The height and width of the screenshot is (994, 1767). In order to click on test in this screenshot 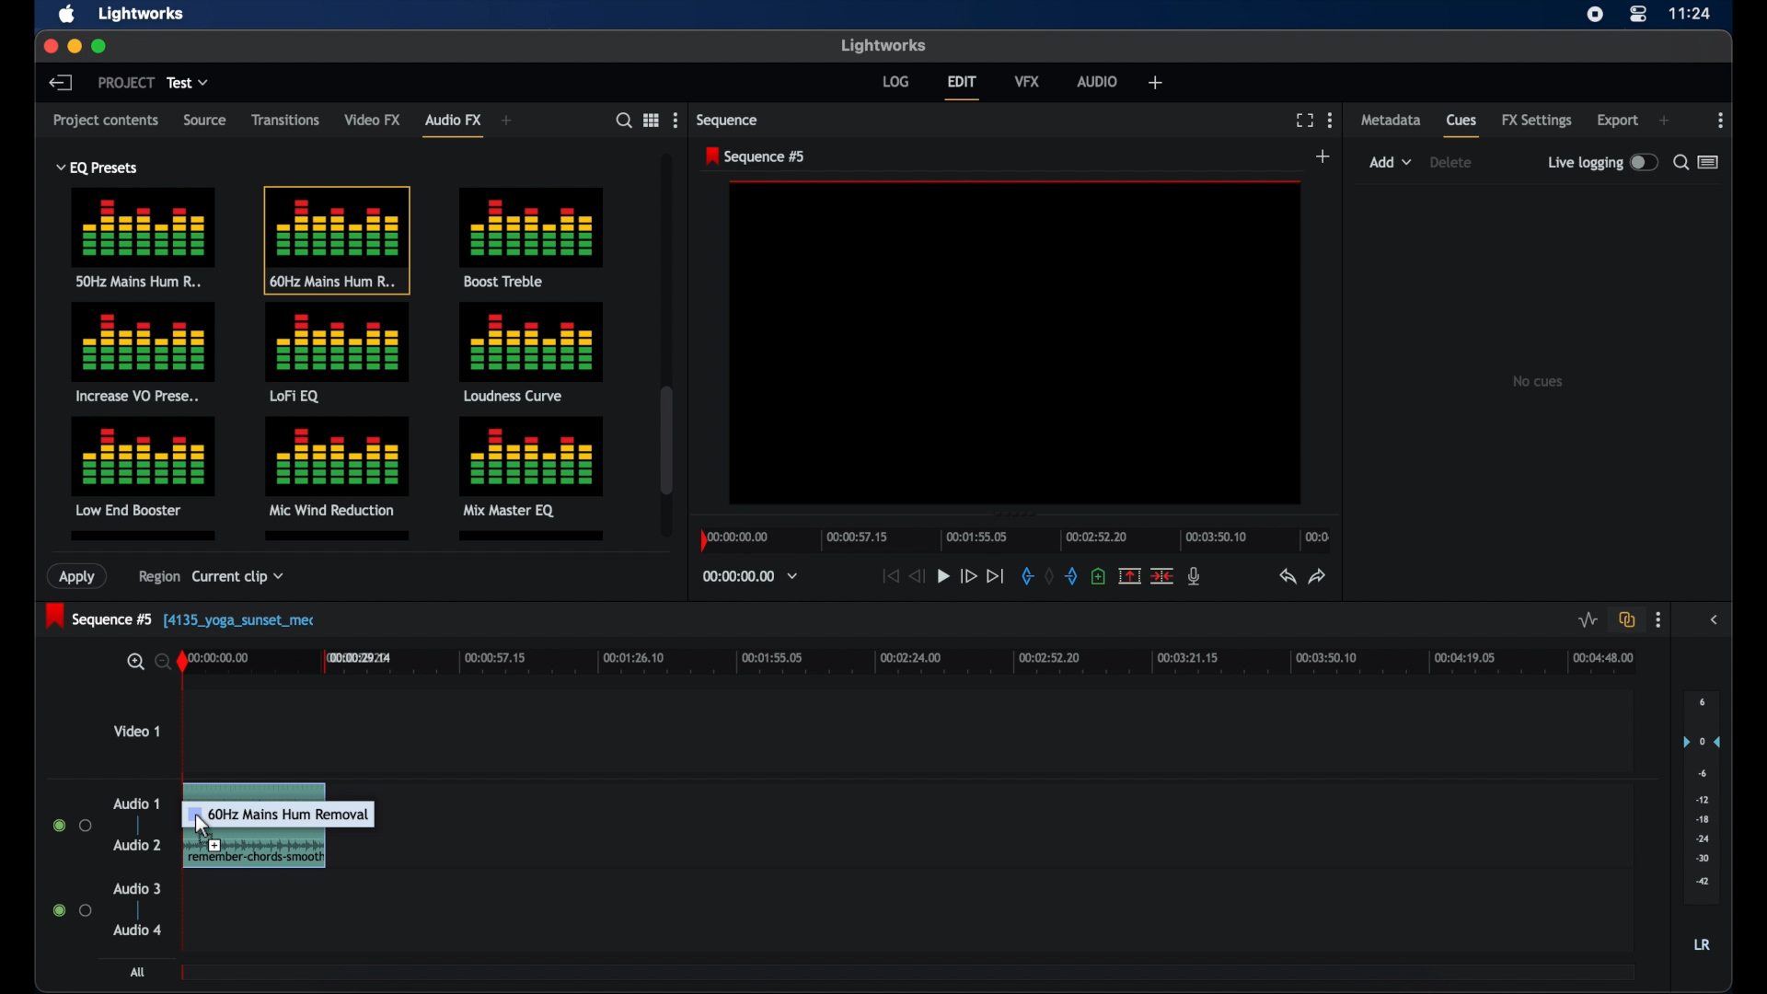, I will do `click(188, 83)`.